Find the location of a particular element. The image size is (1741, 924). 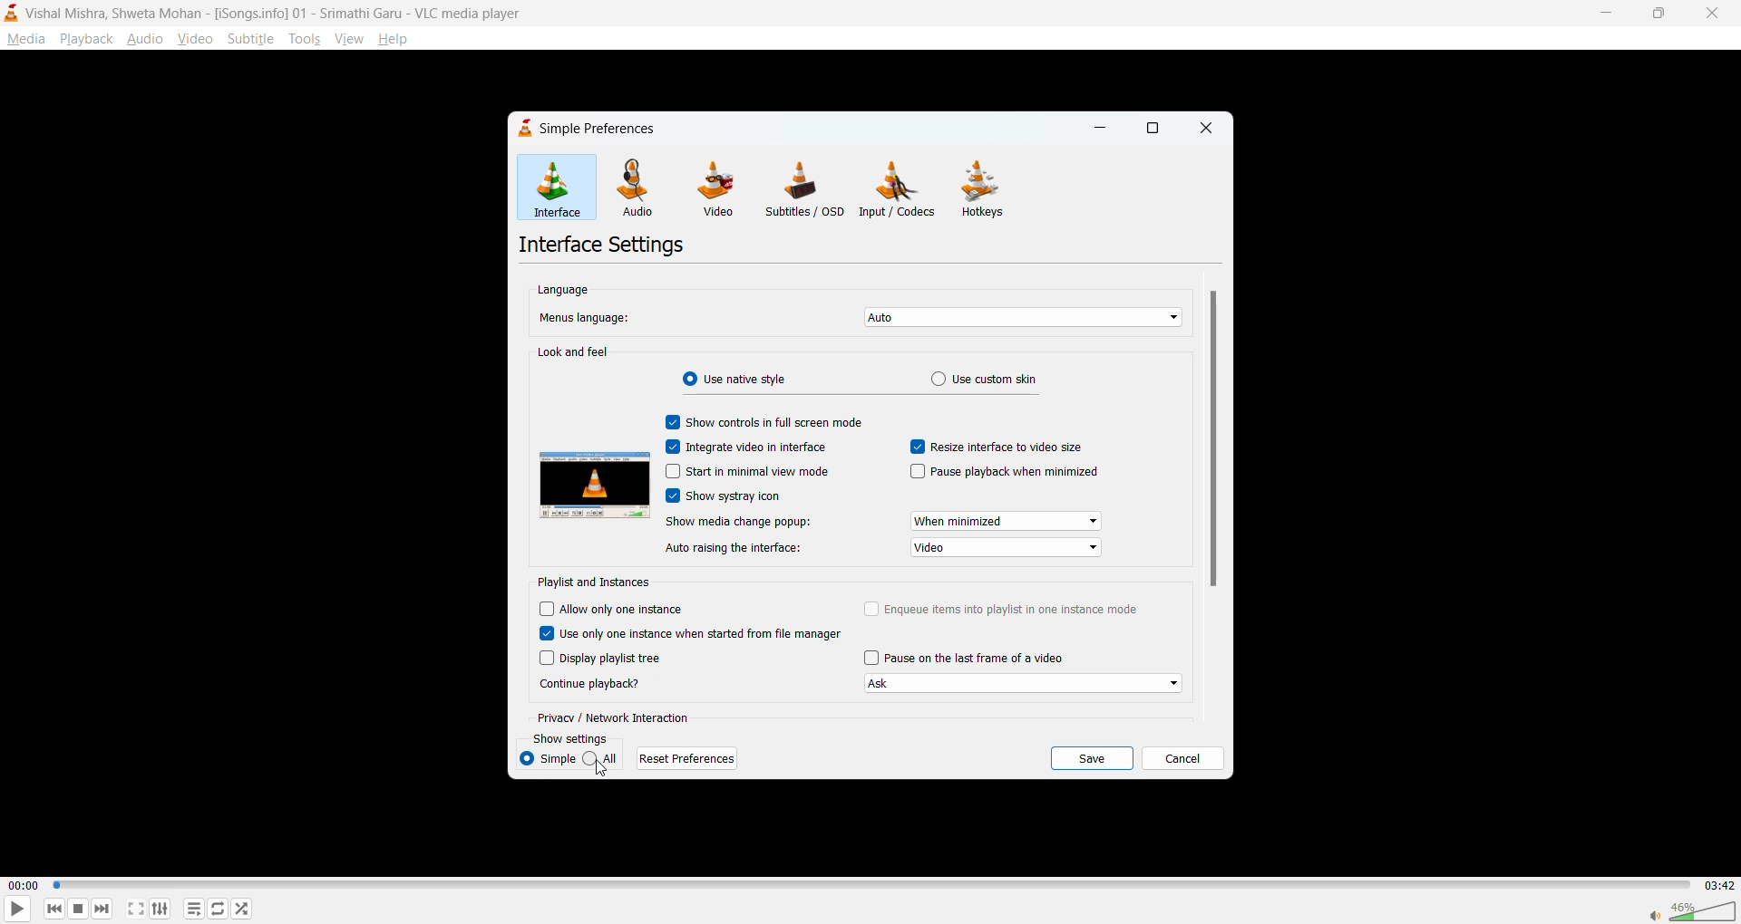

integrate video in interface is located at coordinates (748, 447).